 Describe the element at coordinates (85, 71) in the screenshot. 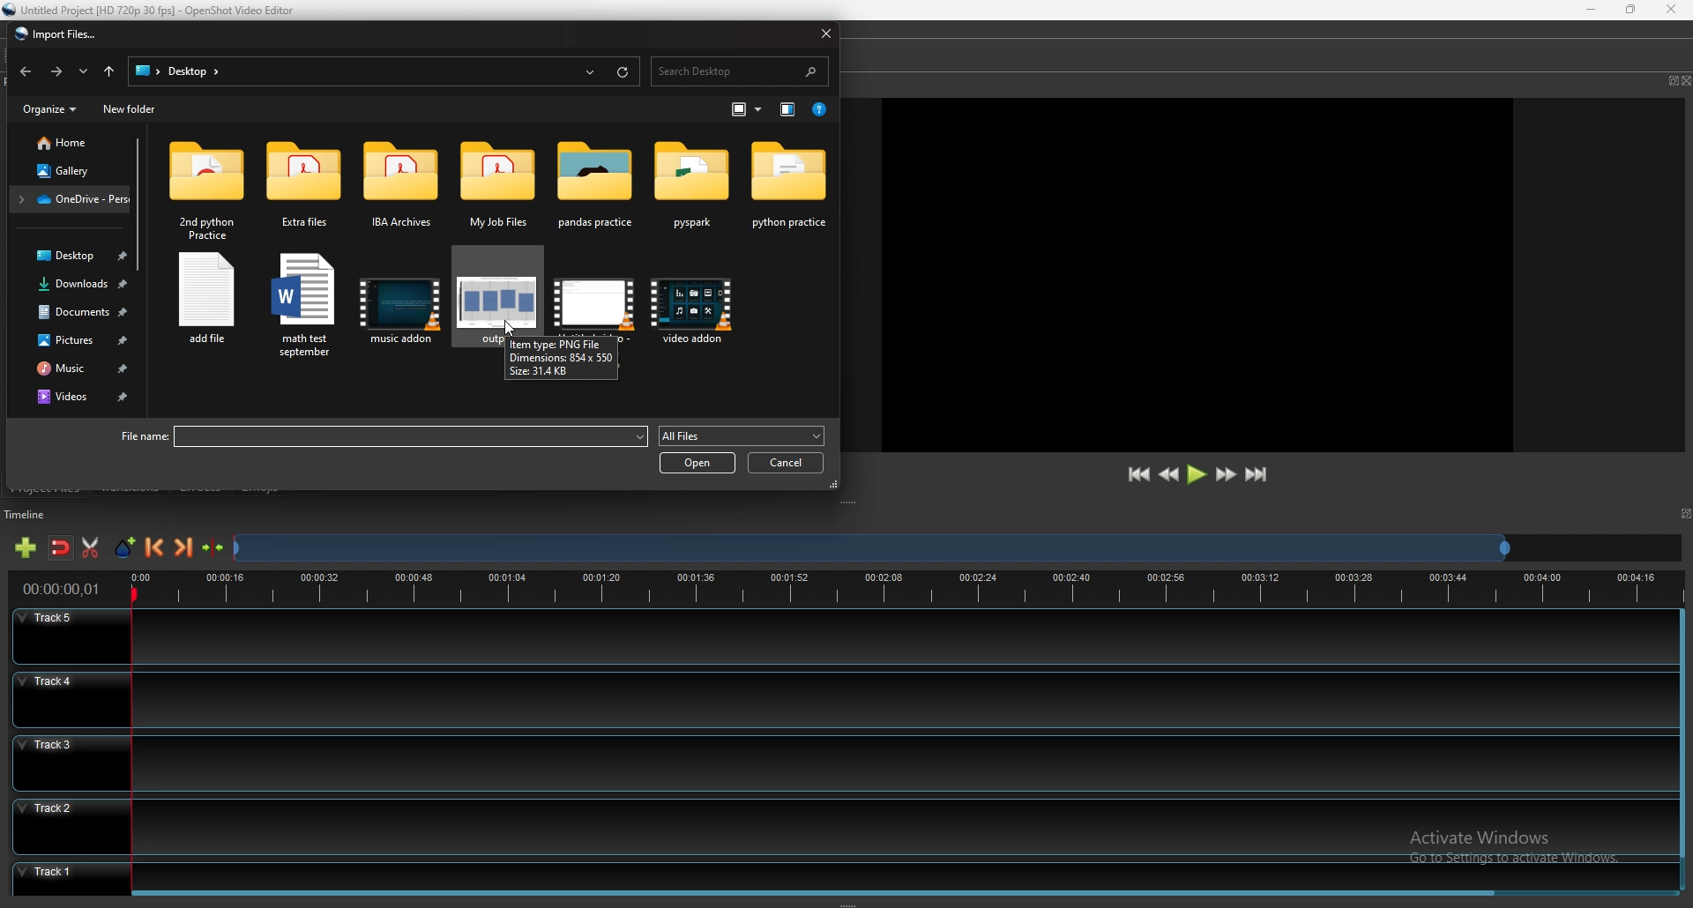

I see `recent` at that location.